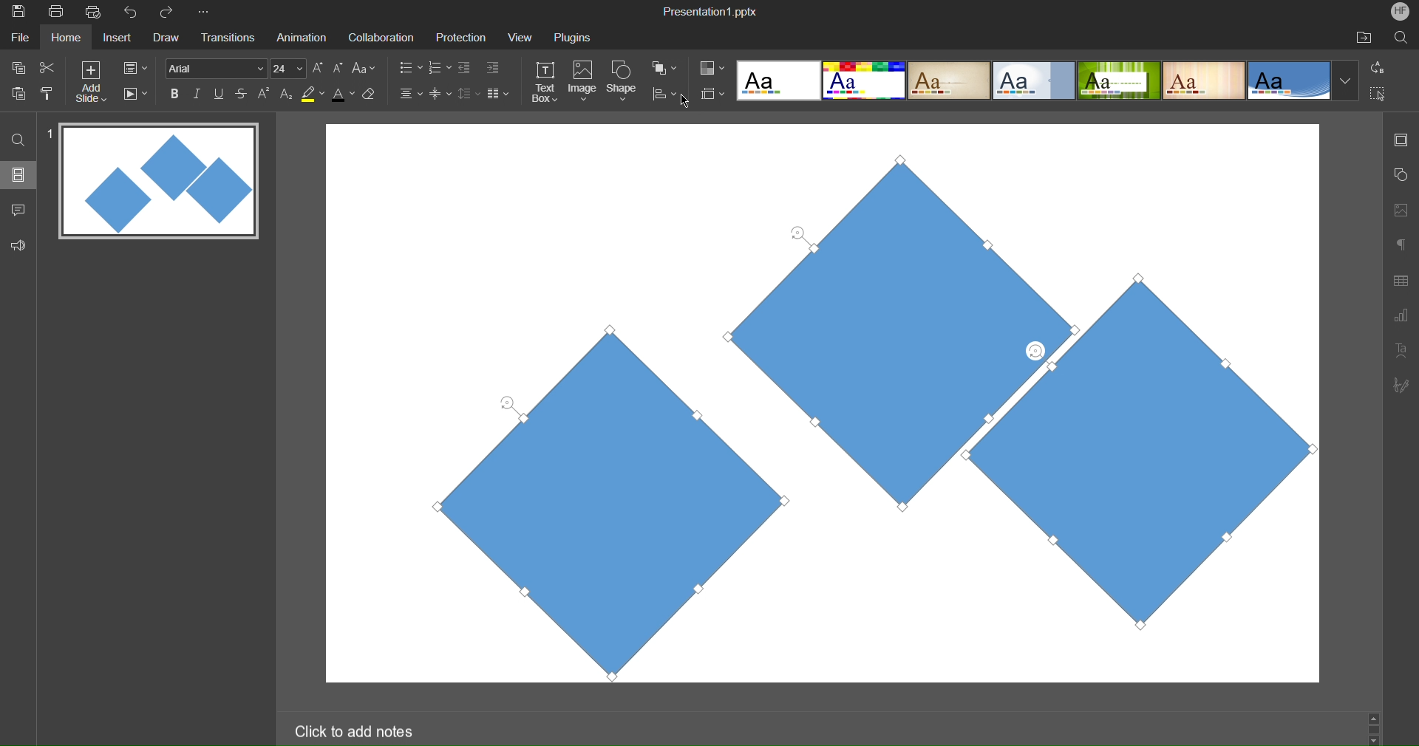 Image resolution: width=1419 pixels, height=746 pixels. What do you see at coordinates (409, 93) in the screenshot?
I see `Alignment` at bounding box center [409, 93].